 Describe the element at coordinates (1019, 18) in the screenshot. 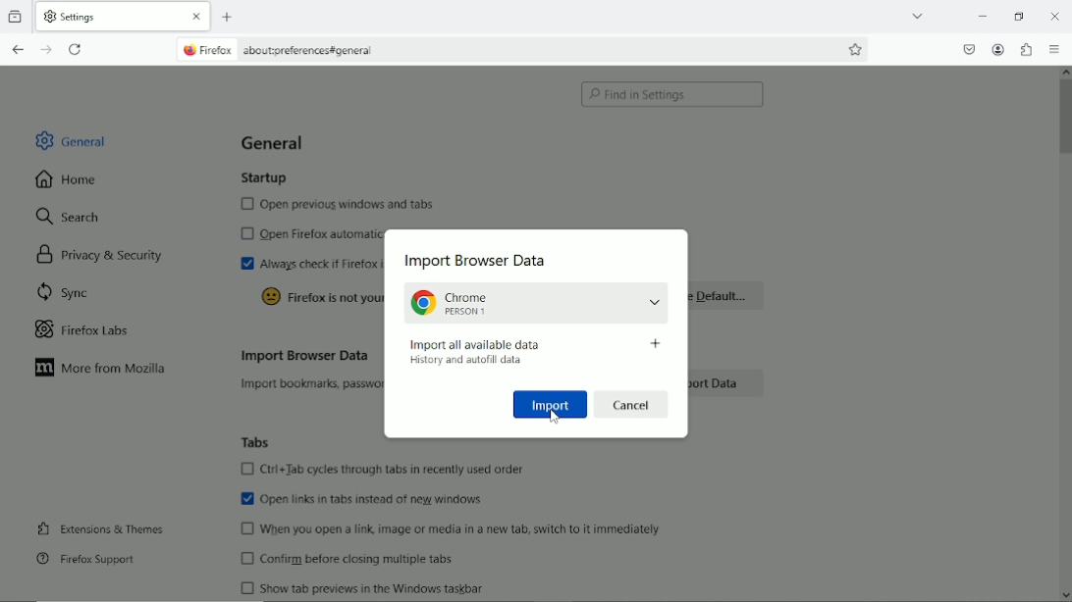

I see `Restore down` at that location.